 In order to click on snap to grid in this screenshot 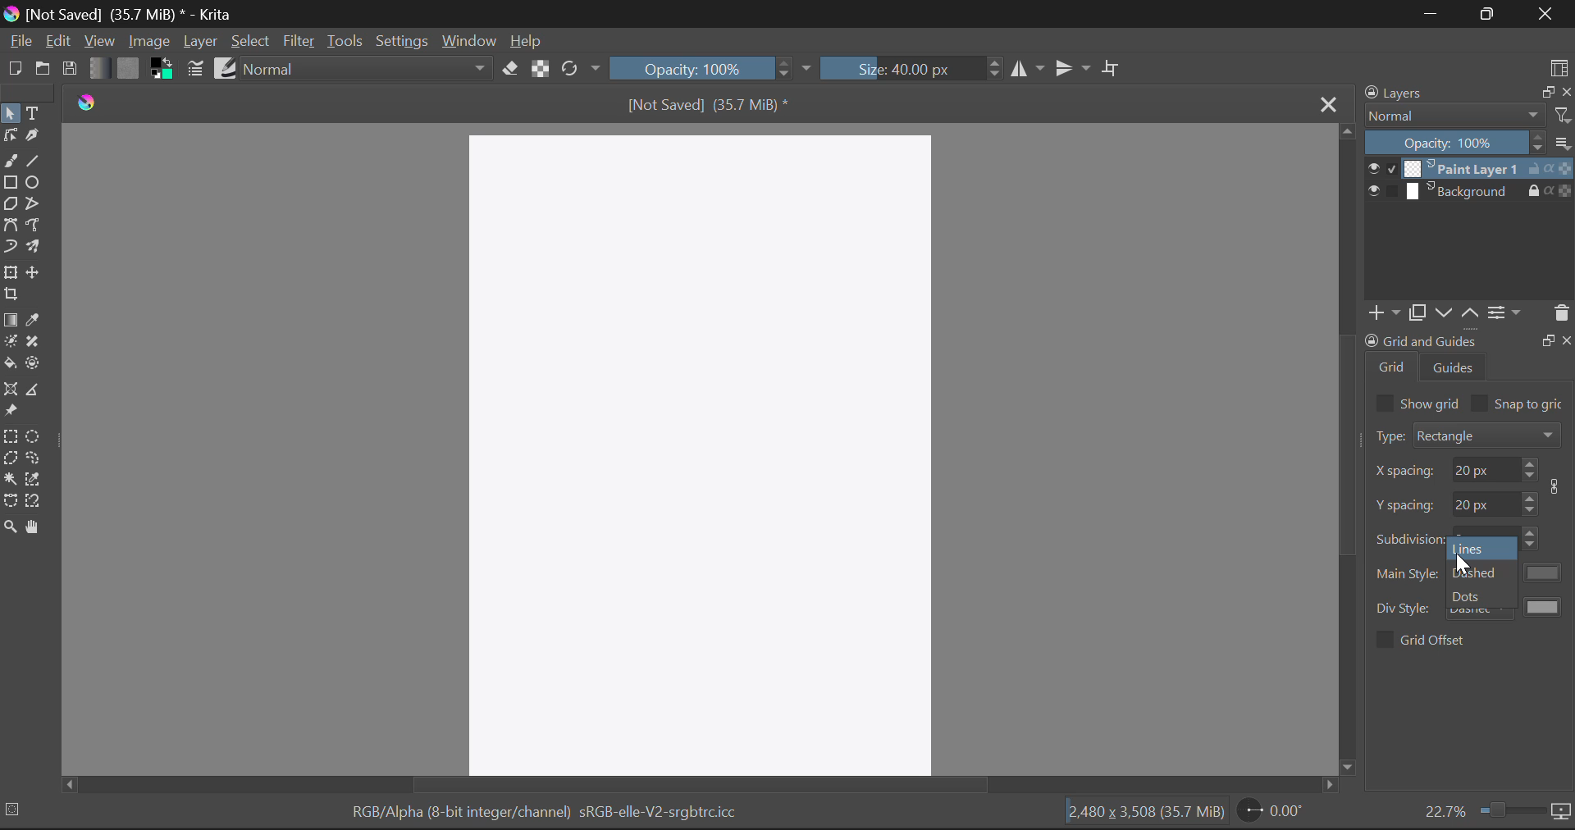, I will do `click(1531, 405)`.